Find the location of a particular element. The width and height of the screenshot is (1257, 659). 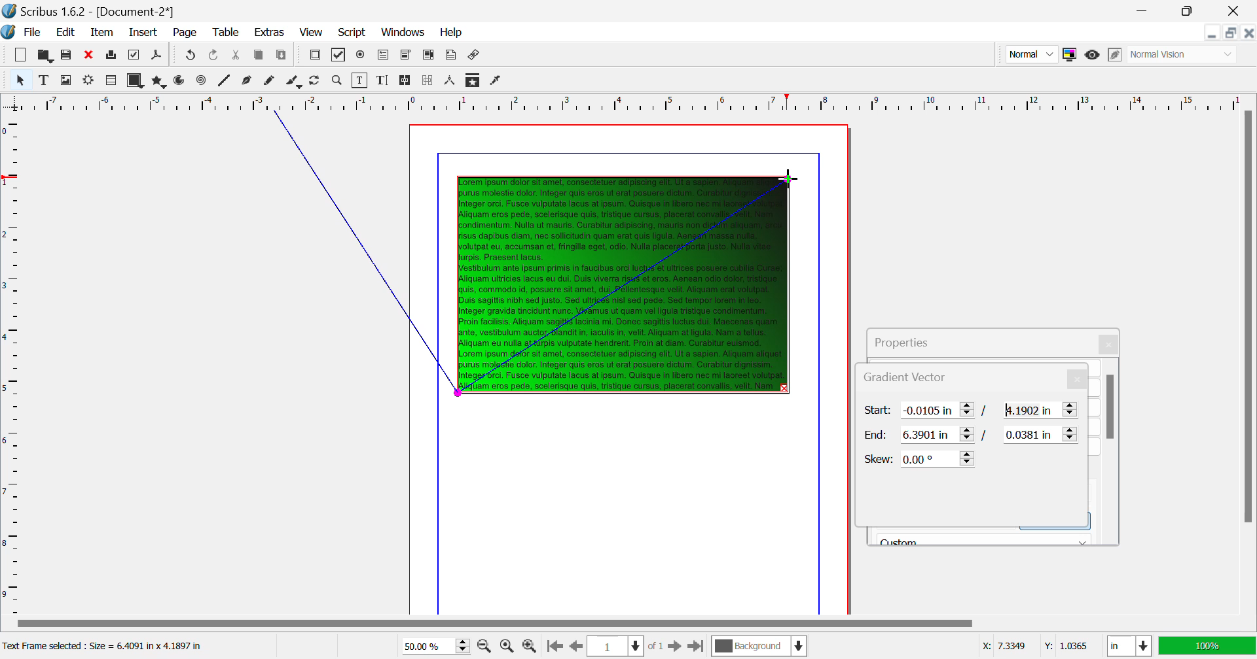

Pdf Push Button is located at coordinates (315, 56).